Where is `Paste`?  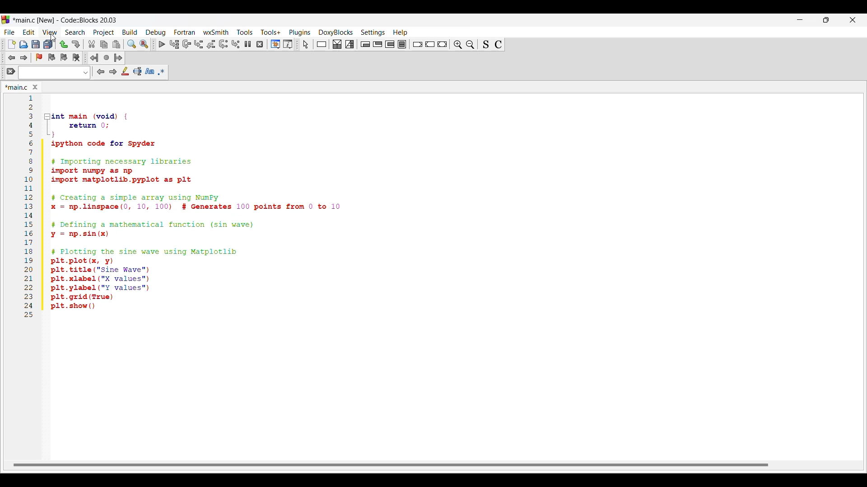
Paste is located at coordinates (117, 44).